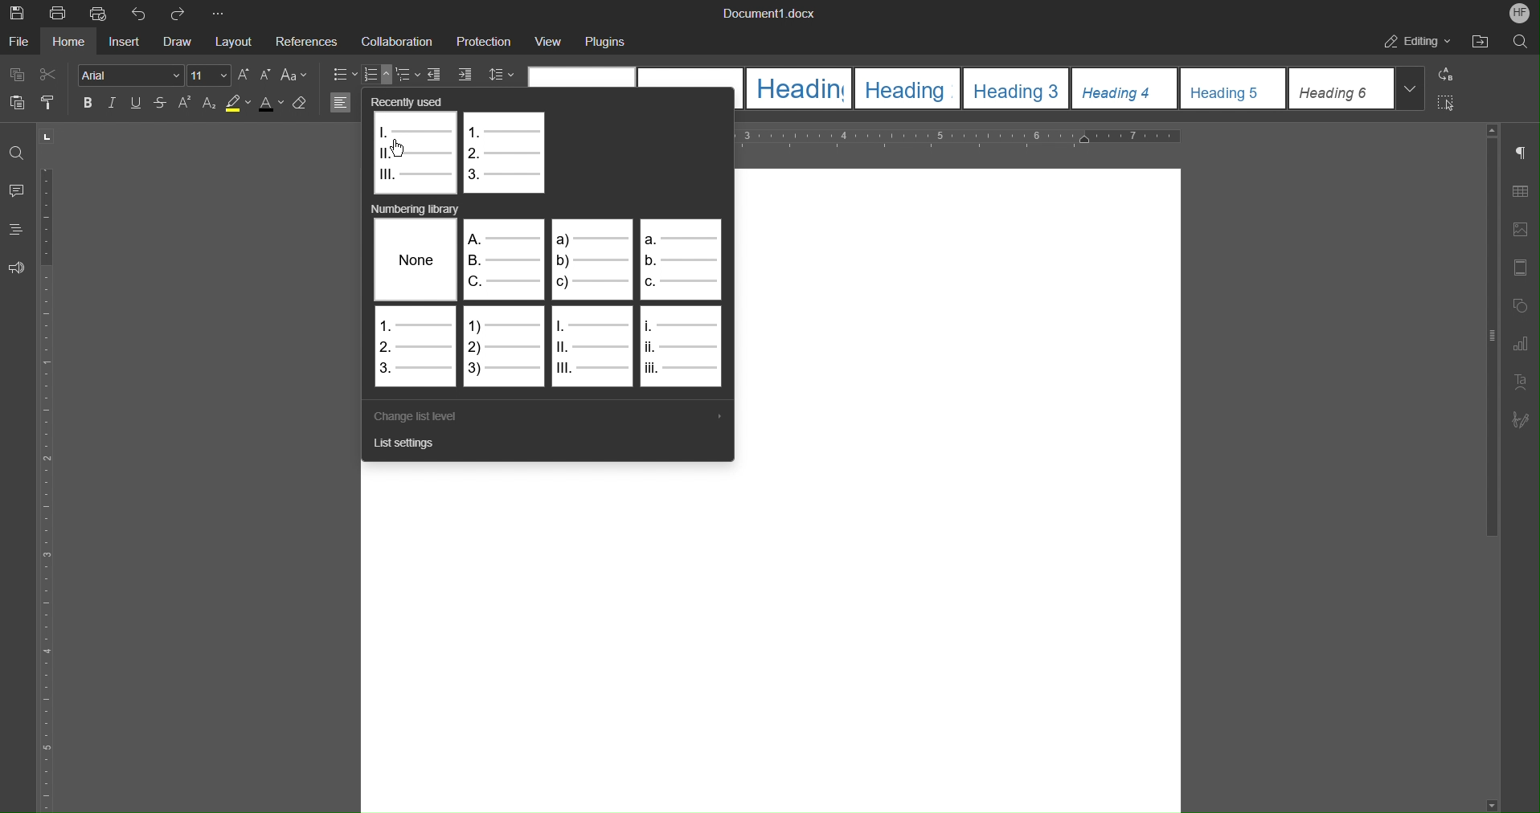 The width and height of the screenshot is (1540, 813). What do you see at coordinates (406, 75) in the screenshot?
I see `Nested List` at bounding box center [406, 75].